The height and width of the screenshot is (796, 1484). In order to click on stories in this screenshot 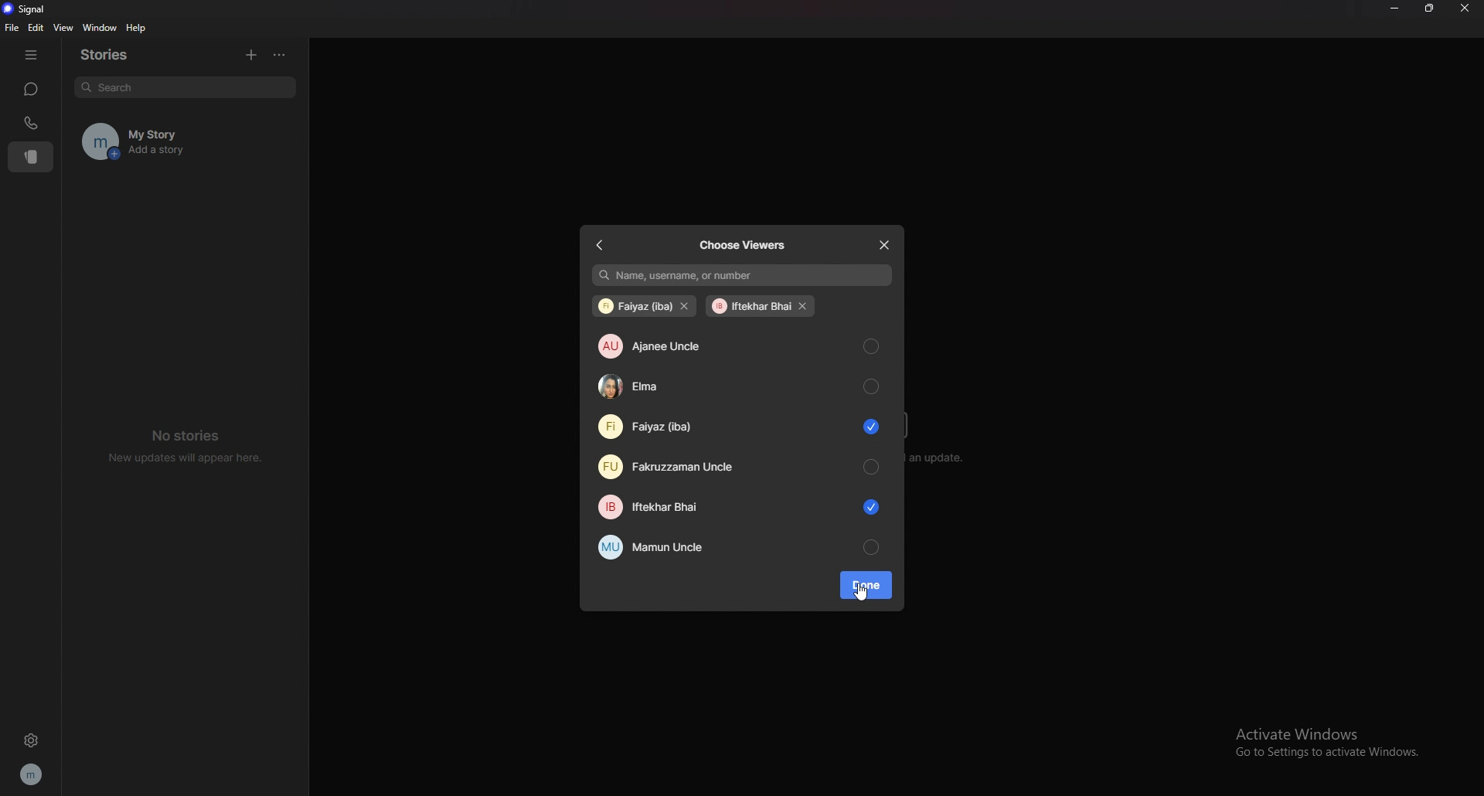, I will do `click(117, 55)`.